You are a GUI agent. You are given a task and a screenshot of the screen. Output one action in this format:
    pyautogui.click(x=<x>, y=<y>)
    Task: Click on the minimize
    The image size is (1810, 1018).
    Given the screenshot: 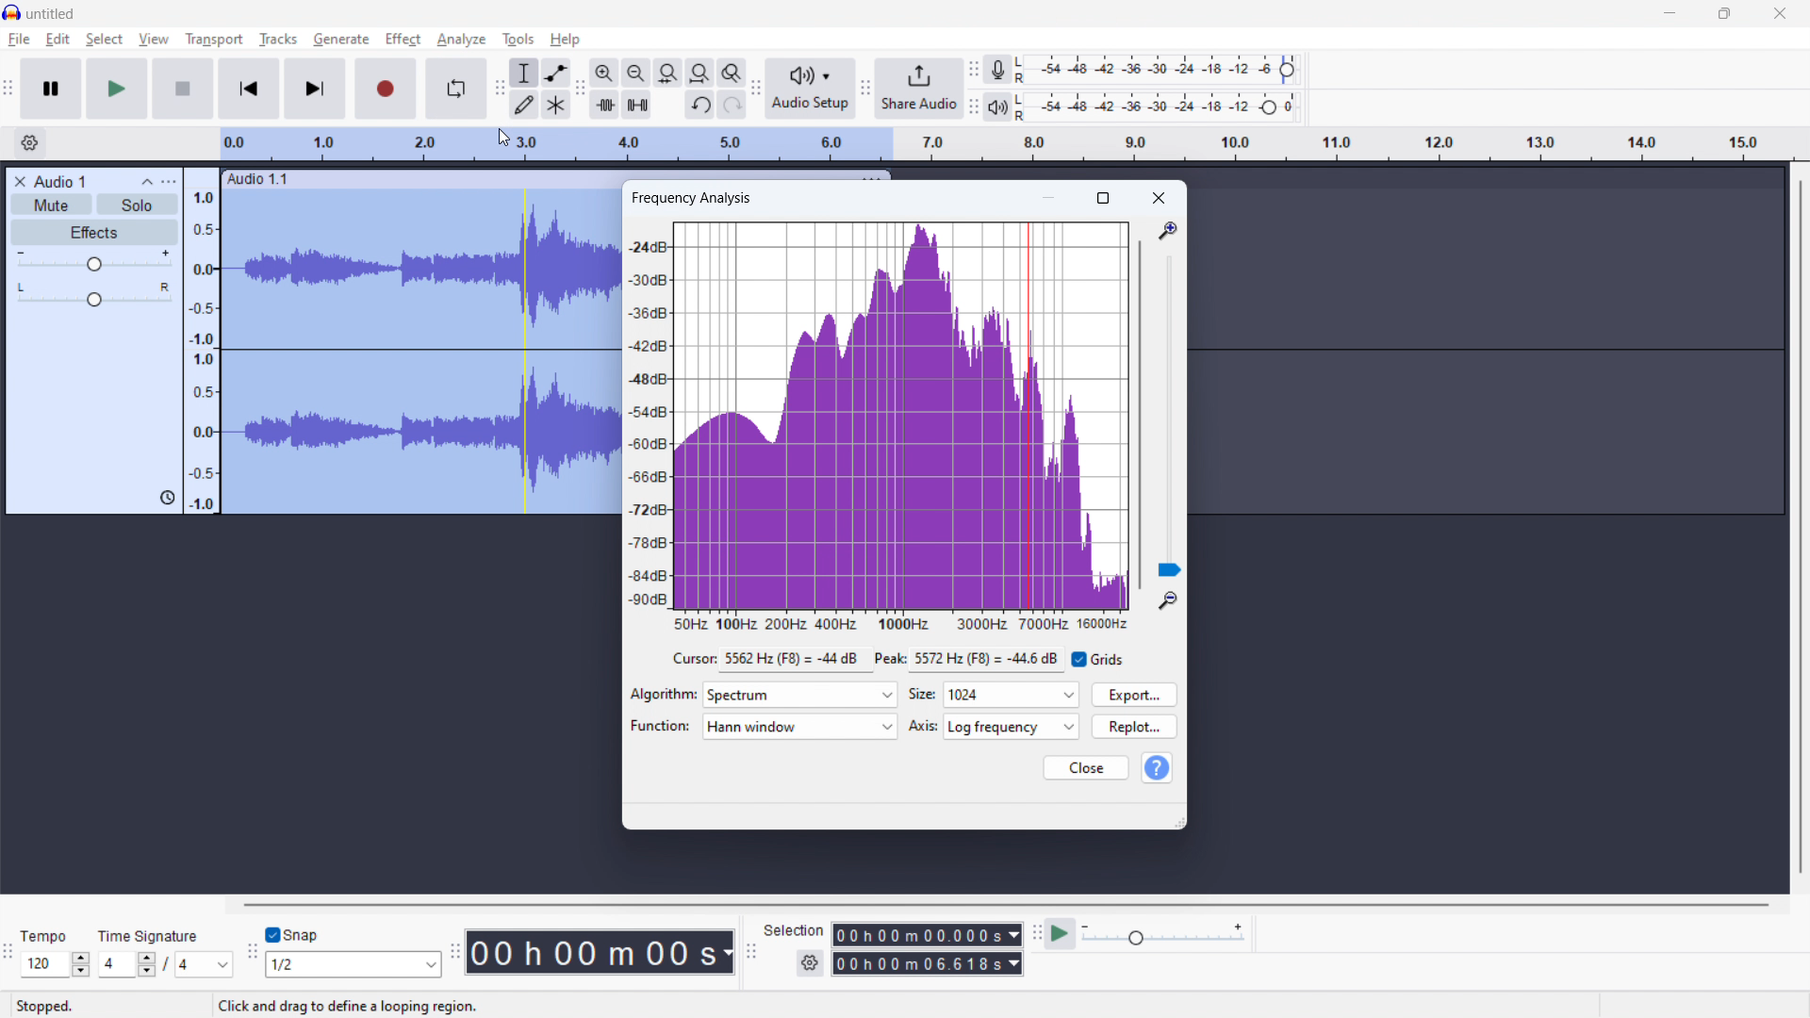 What is the action you would take?
    pyautogui.click(x=1052, y=198)
    